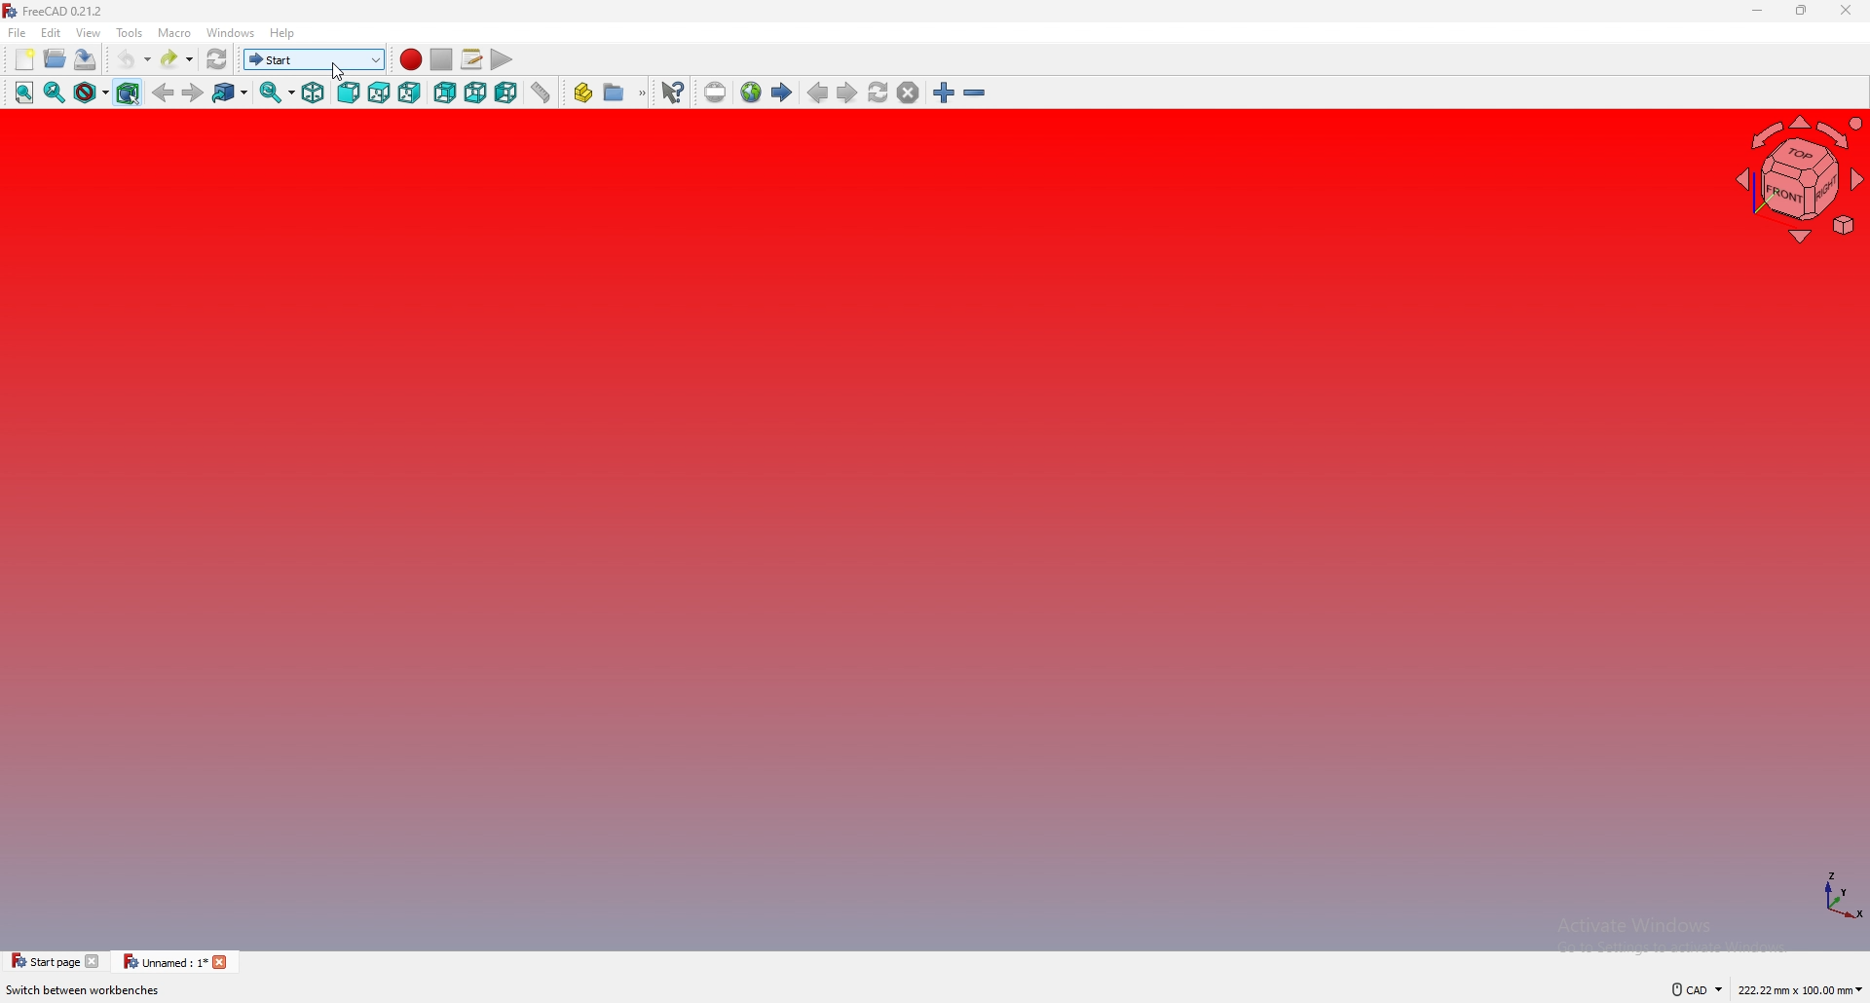 This screenshot has width=1870, height=1003. I want to click on front, so click(349, 93).